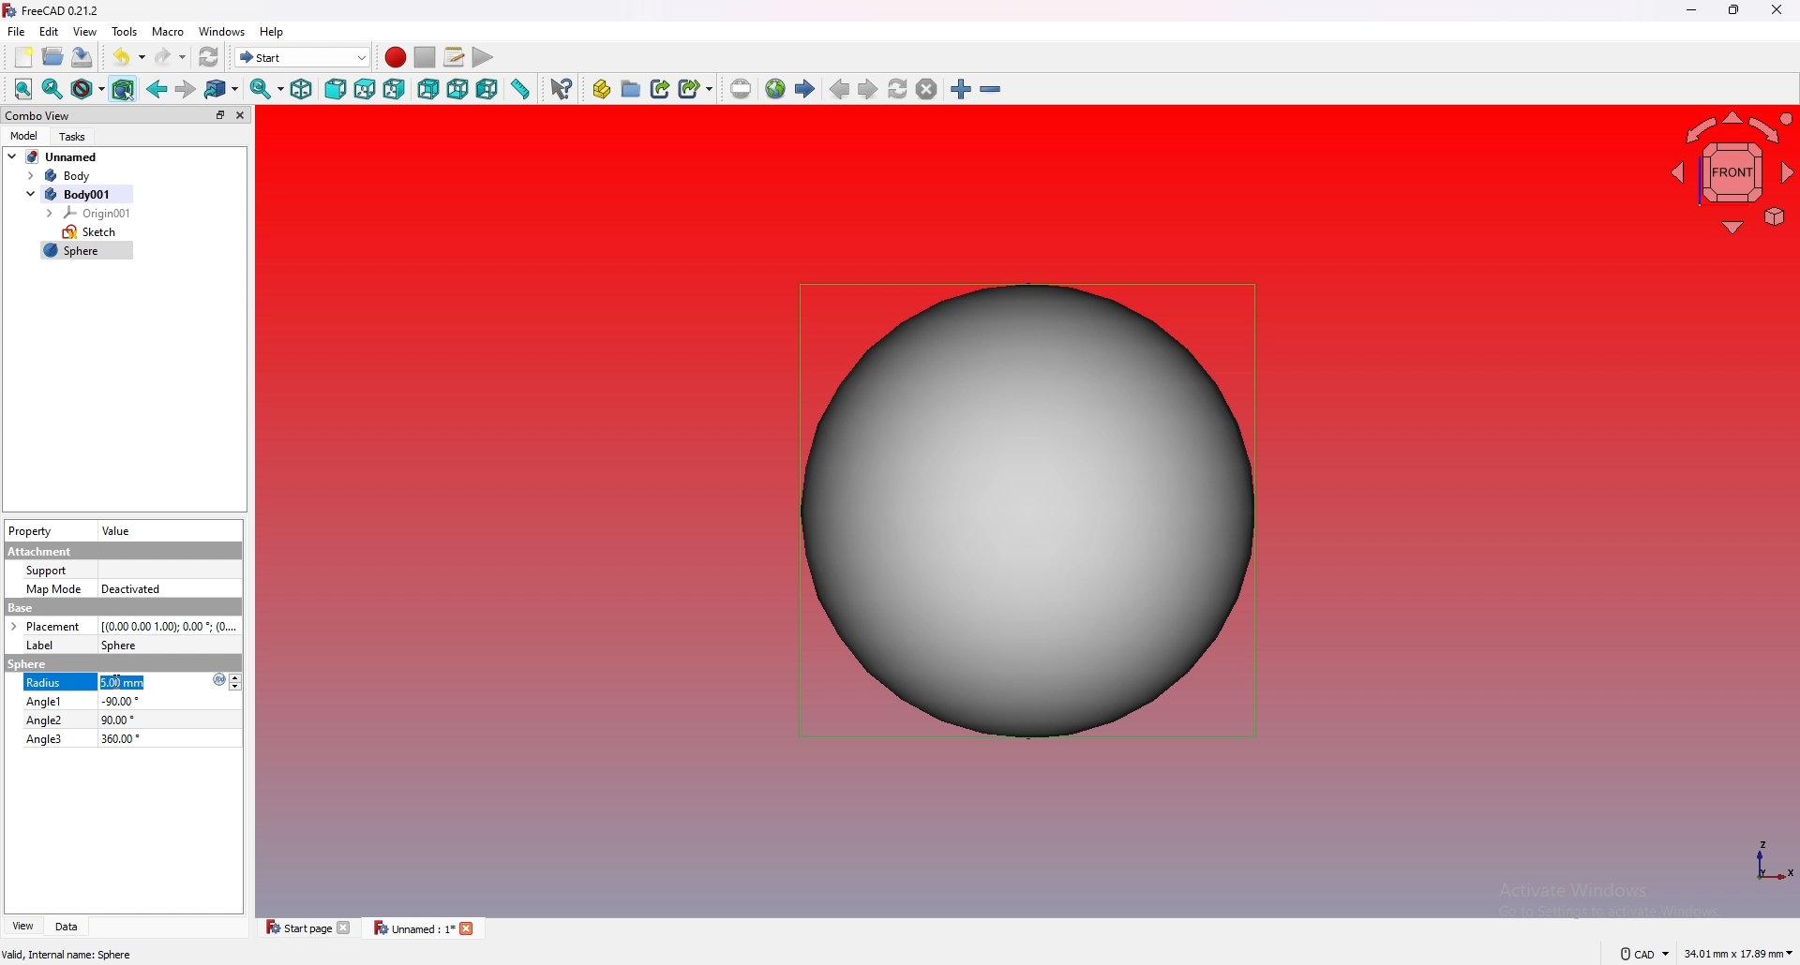  What do you see at coordinates (483, 57) in the screenshot?
I see `execute macro` at bounding box center [483, 57].